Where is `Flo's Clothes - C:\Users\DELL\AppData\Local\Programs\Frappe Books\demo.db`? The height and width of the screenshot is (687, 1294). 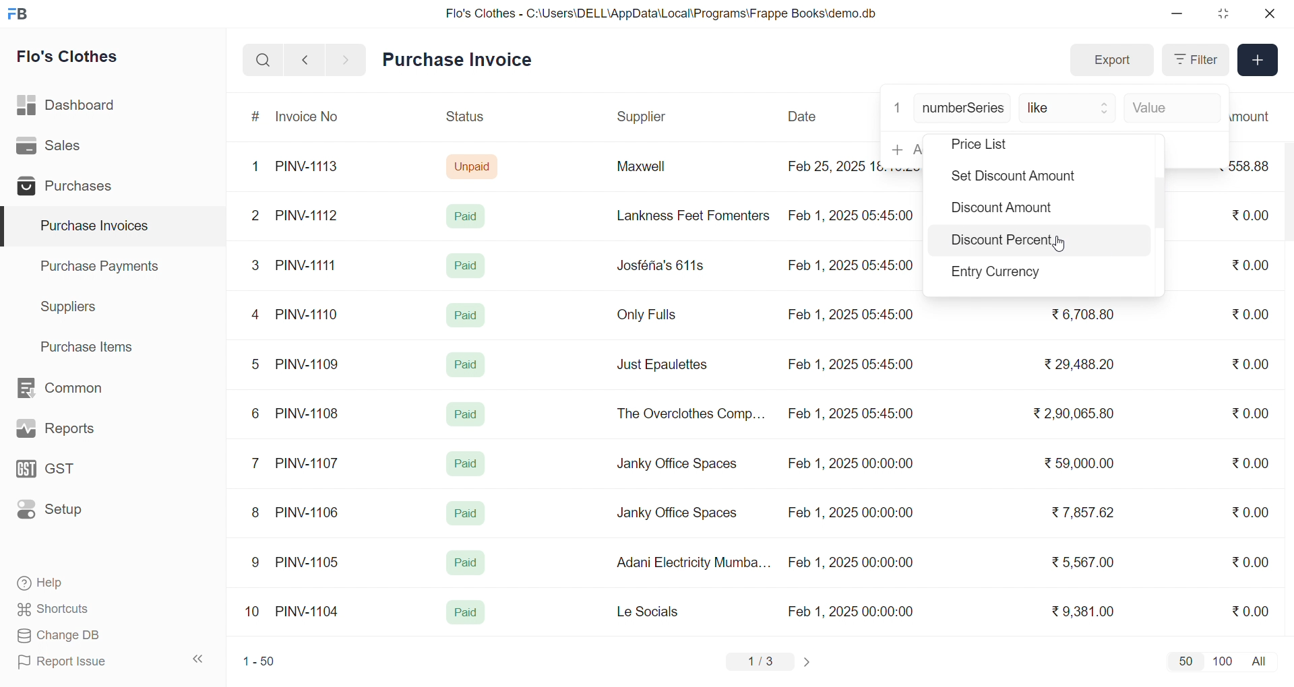 Flo's Clothes - C:\Users\DELL\AppData\Local\Programs\Frappe Books\demo.db is located at coordinates (662, 13).